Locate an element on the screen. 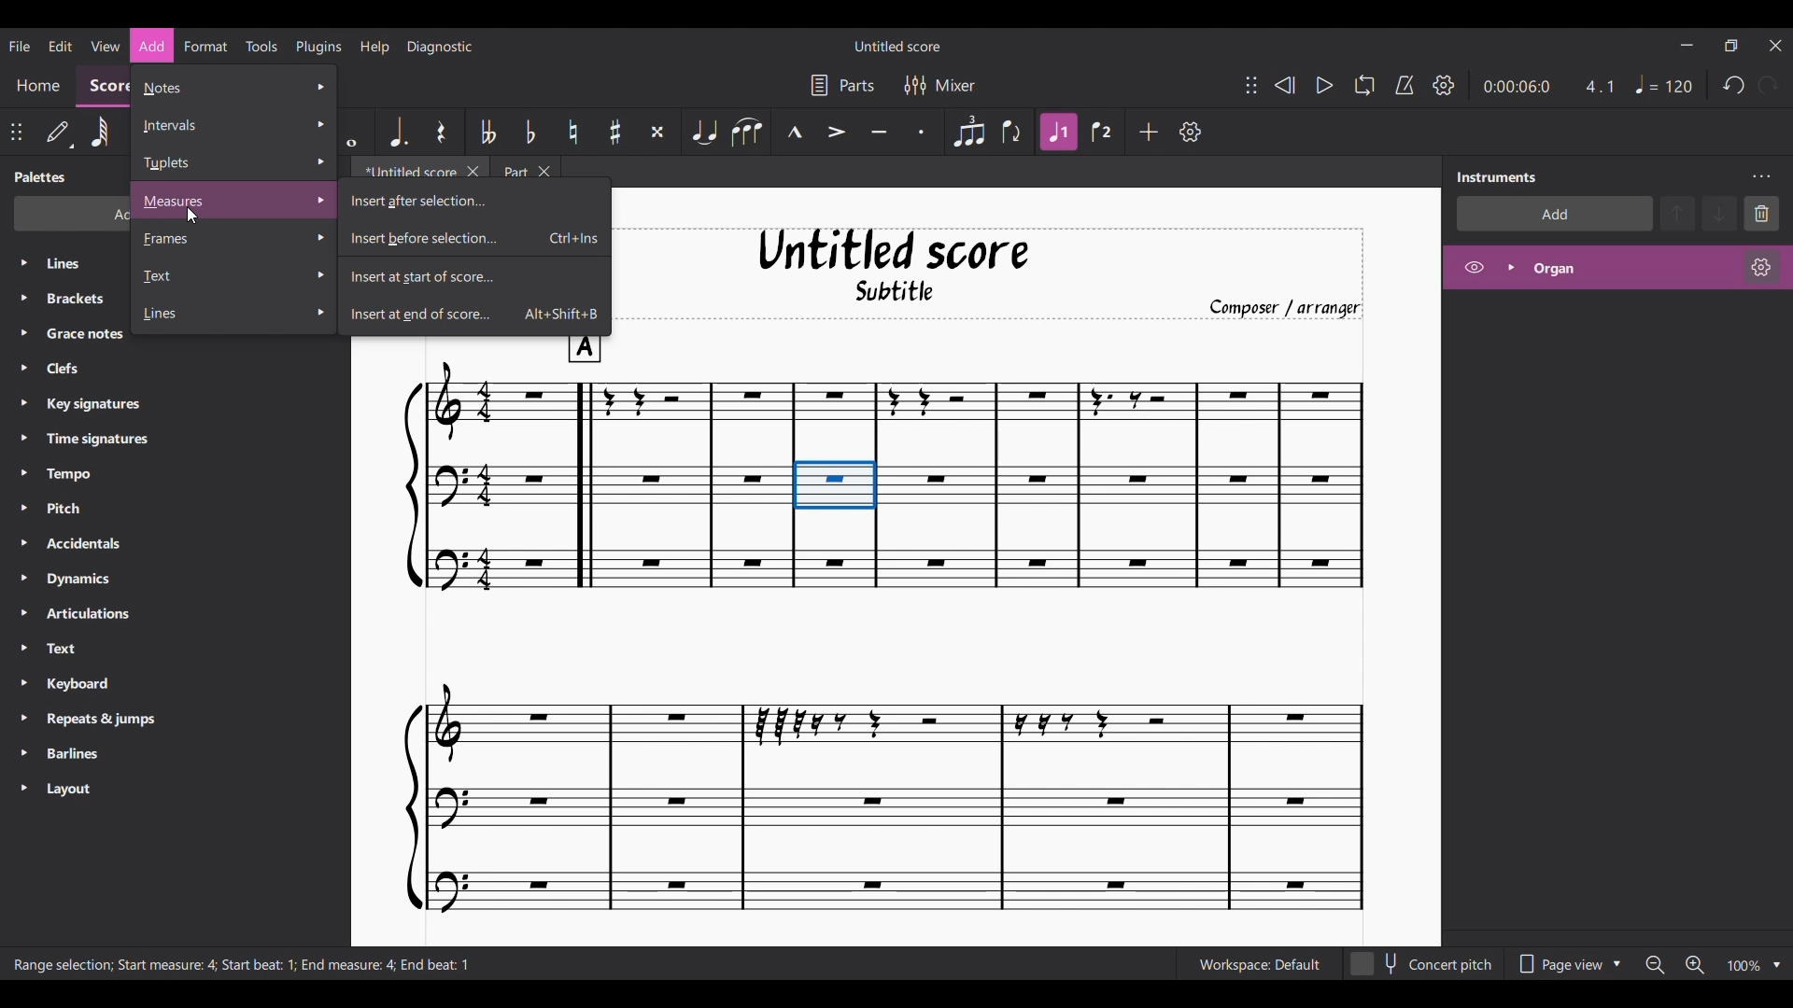 This screenshot has height=1008, width=1793. Close Untitled tab is located at coordinates (473, 173).